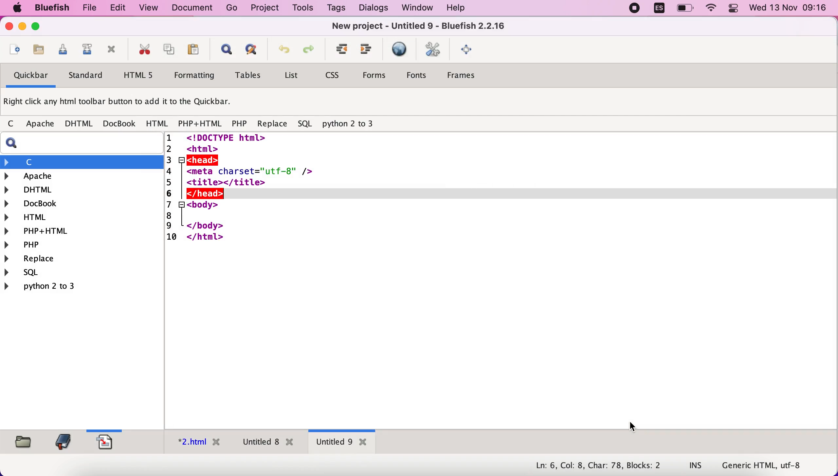  What do you see at coordinates (115, 8) in the screenshot?
I see `edit` at bounding box center [115, 8].